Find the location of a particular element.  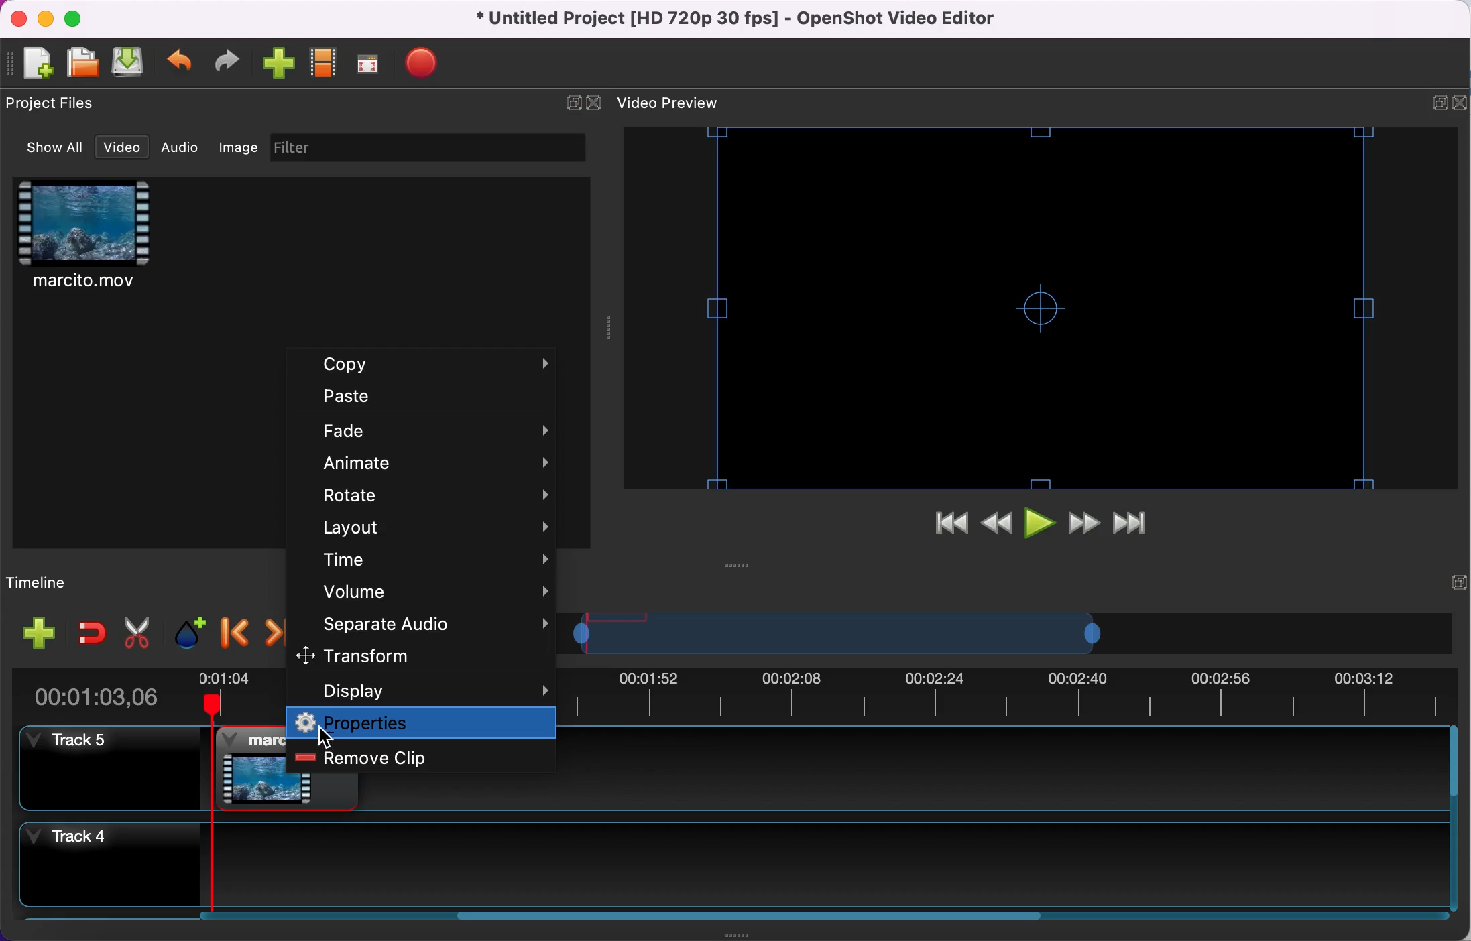

close is located at coordinates (594, 101).